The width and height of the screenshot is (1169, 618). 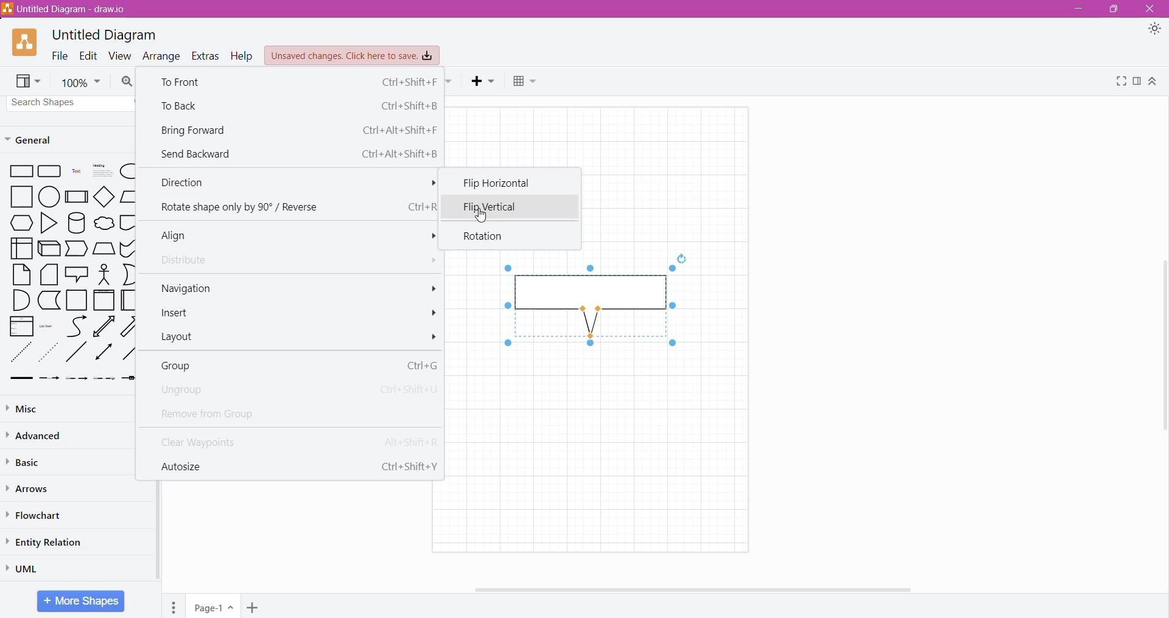 I want to click on frame, so click(x=104, y=300).